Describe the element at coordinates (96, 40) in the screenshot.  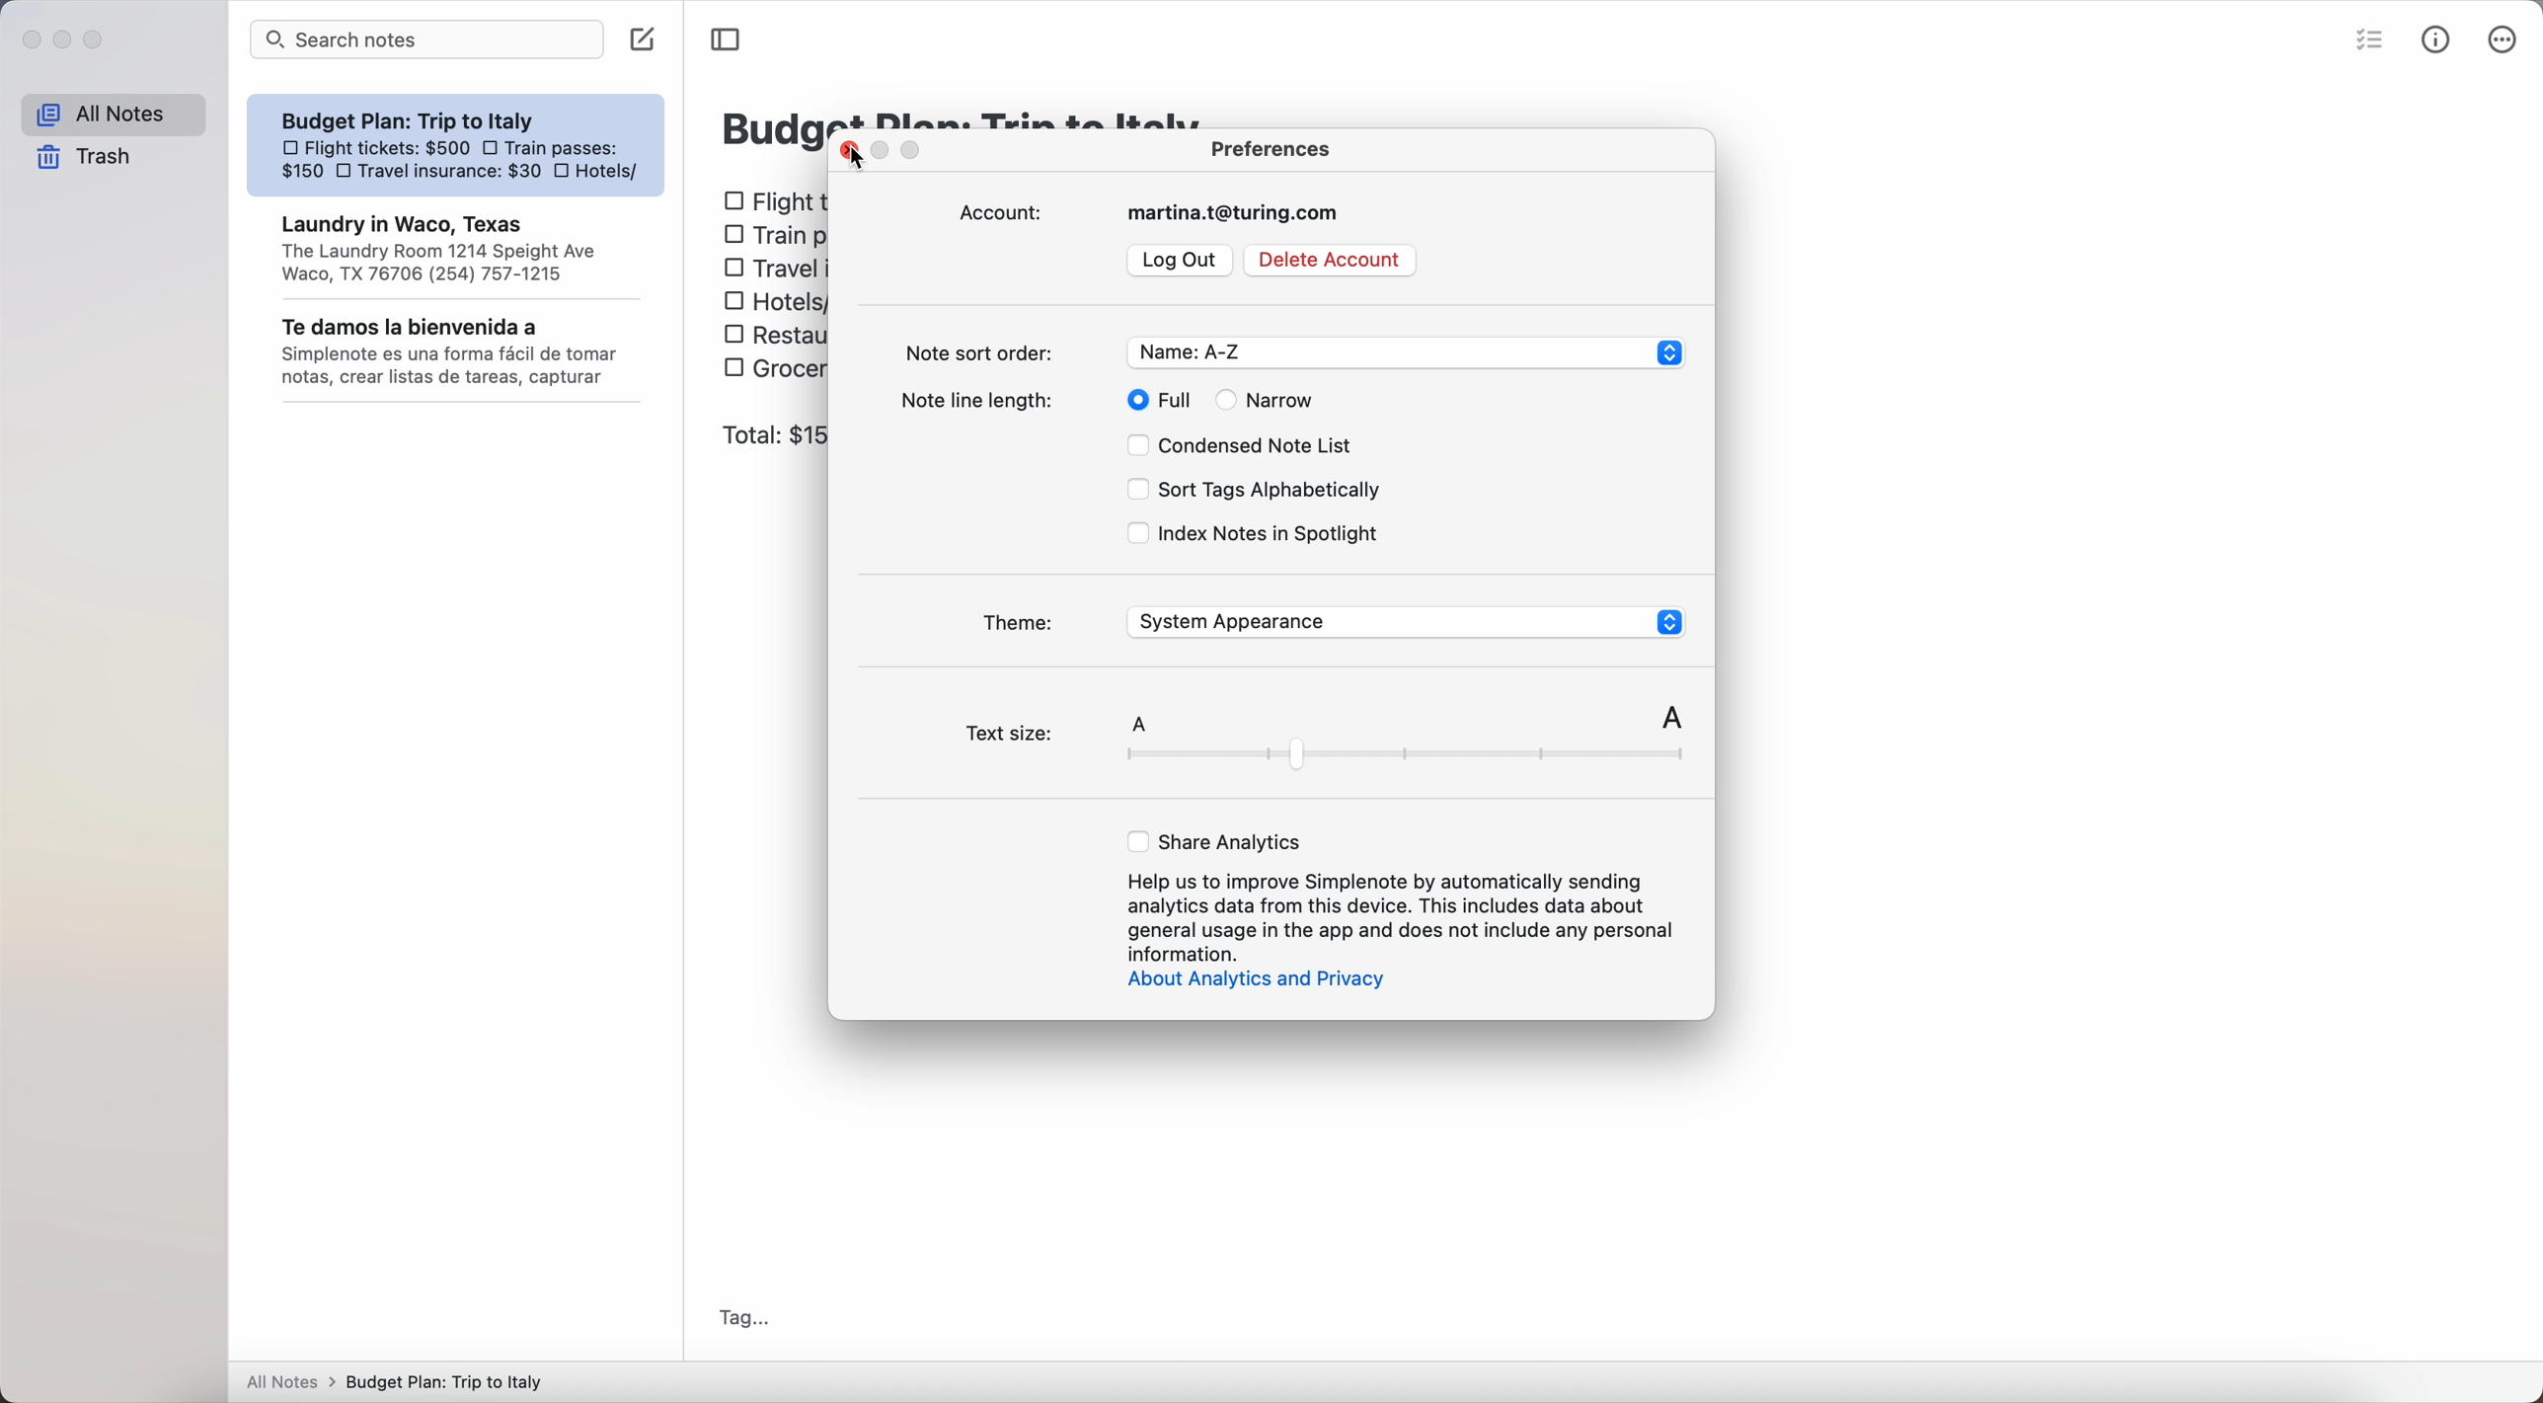
I see `maximize Simplenote` at that location.